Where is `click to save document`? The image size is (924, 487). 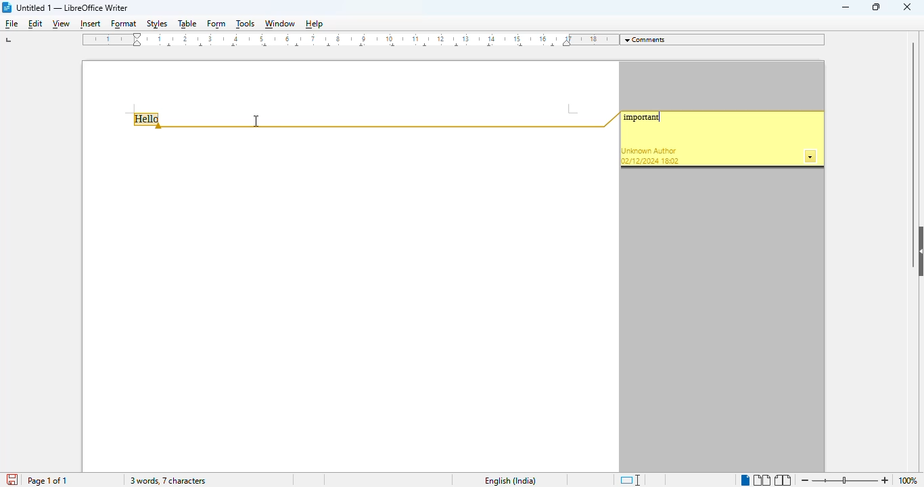 click to save document is located at coordinates (14, 480).